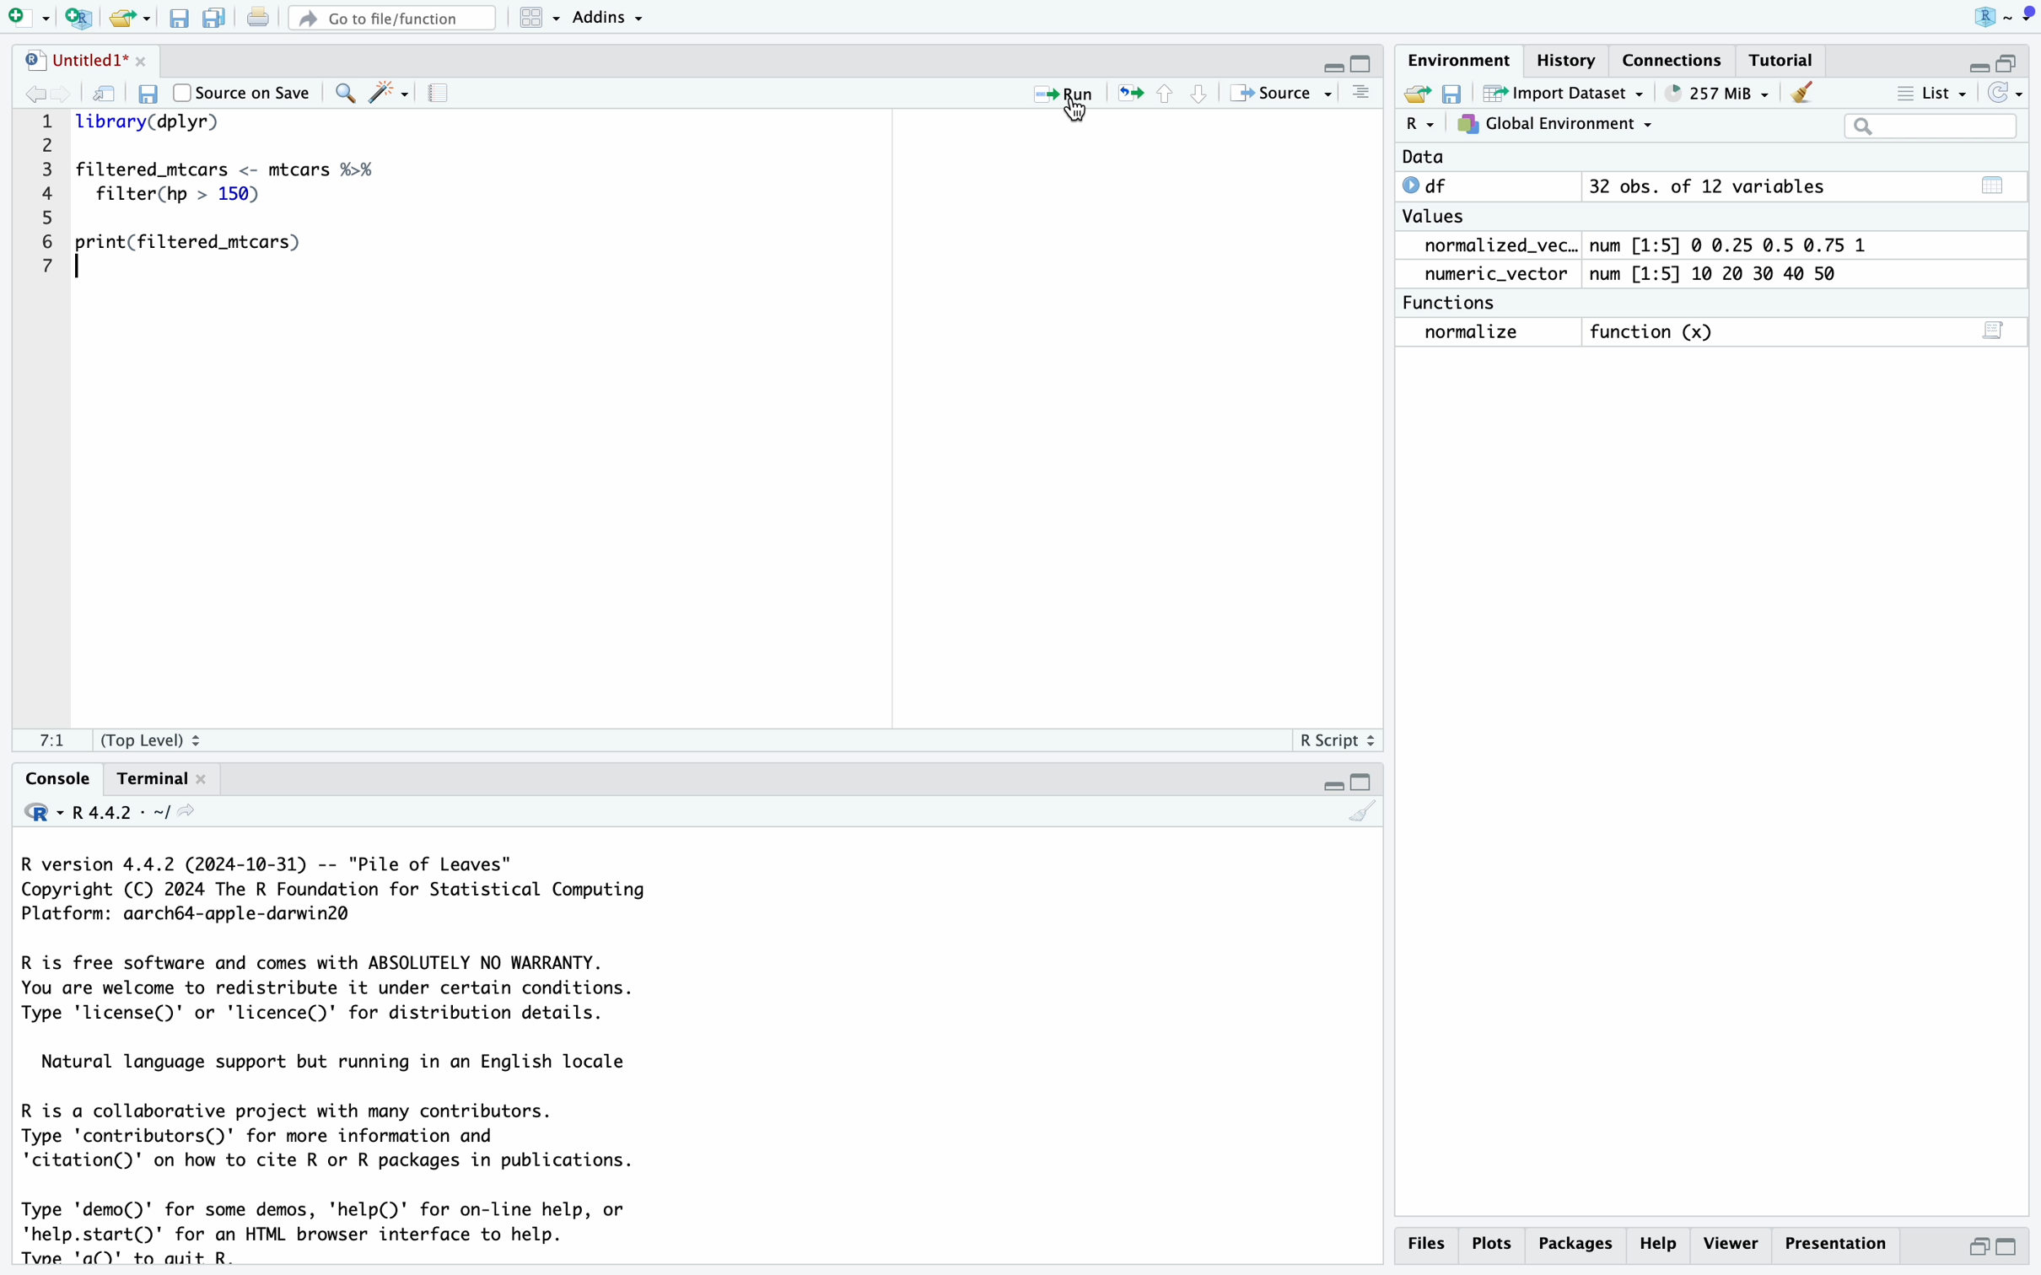 The image size is (2041, 1275). What do you see at coordinates (1419, 94) in the screenshot?
I see `open file` at bounding box center [1419, 94].